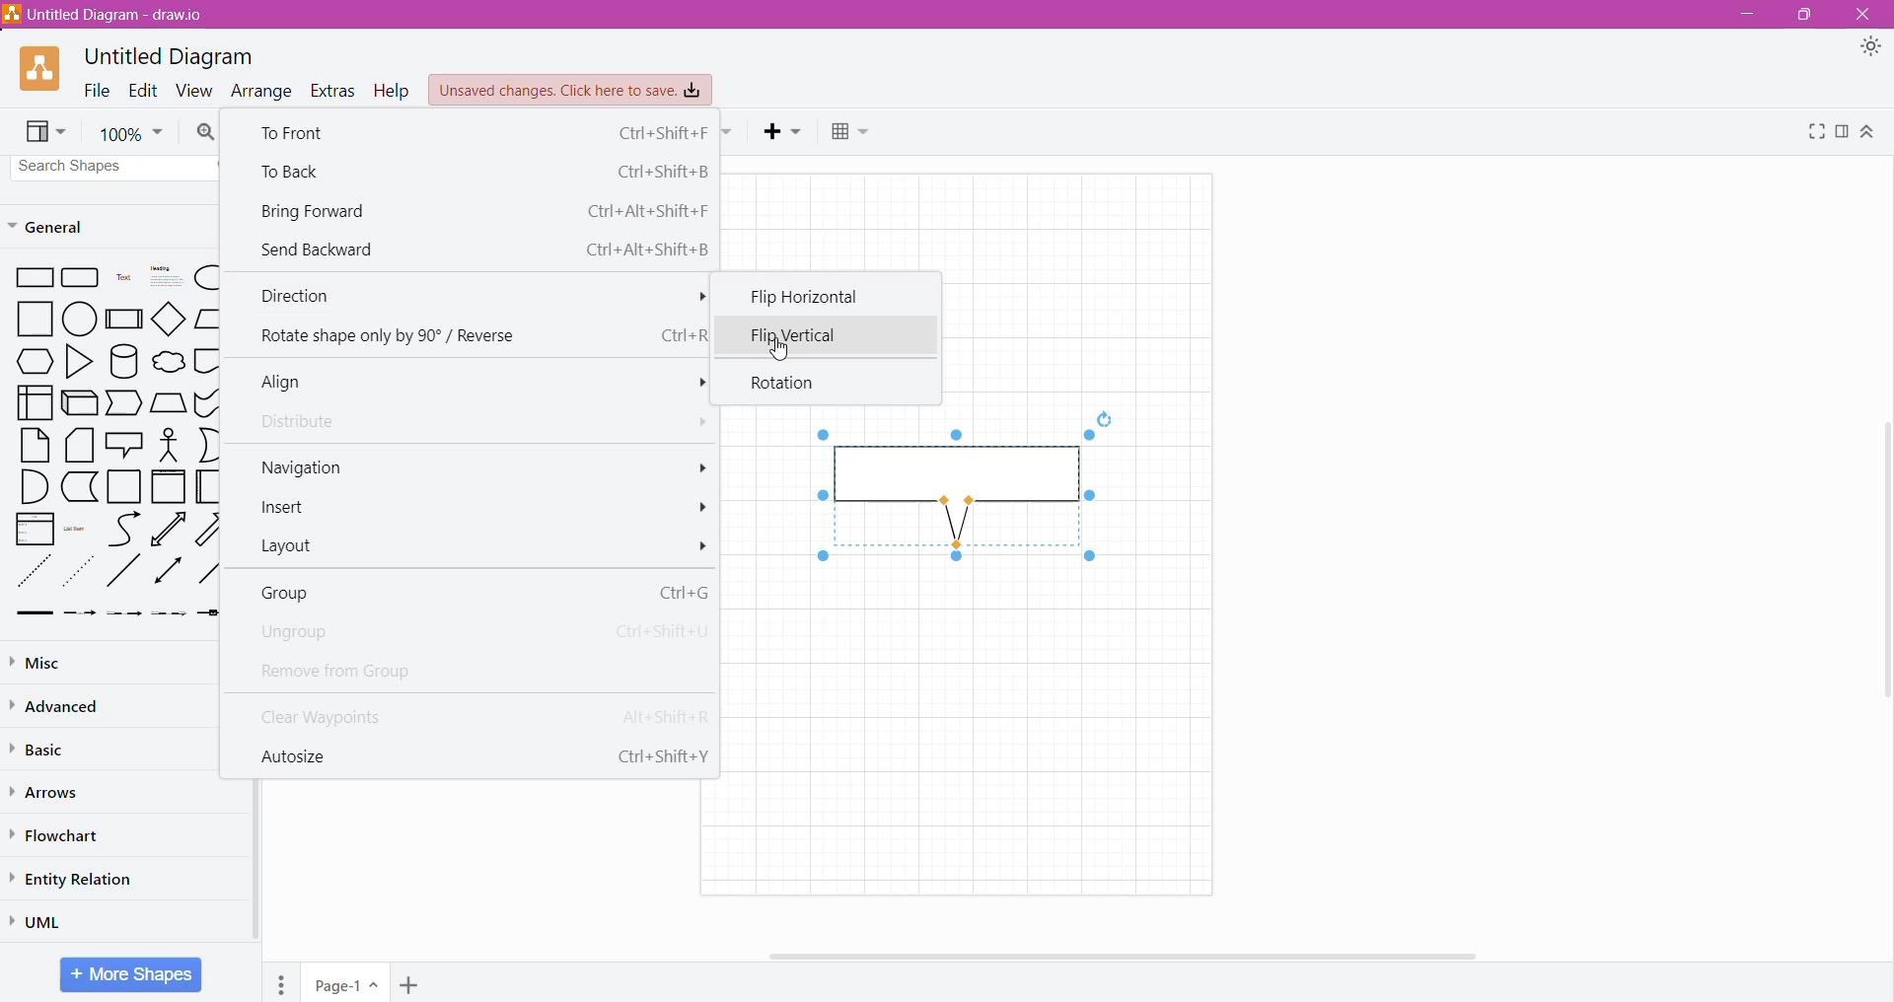  What do you see at coordinates (209, 570) in the screenshot?
I see `Rightward Thick Arrow` at bounding box center [209, 570].